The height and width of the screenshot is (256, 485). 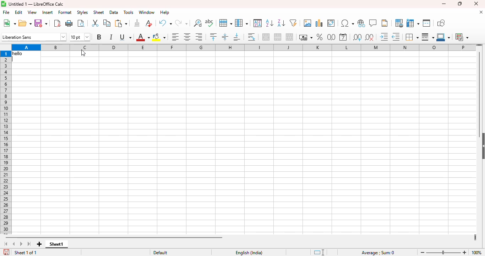 What do you see at coordinates (99, 12) in the screenshot?
I see `sheet` at bounding box center [99, 12].